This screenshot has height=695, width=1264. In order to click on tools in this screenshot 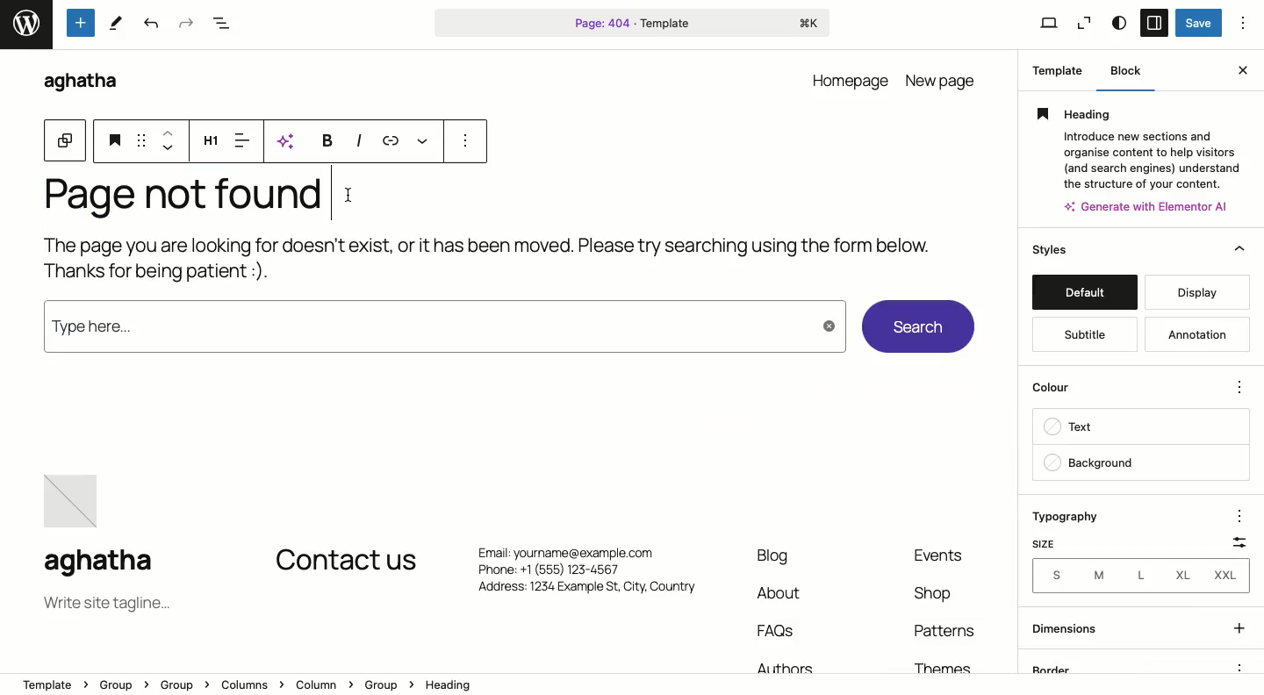, I will do `click(120, 22)`.